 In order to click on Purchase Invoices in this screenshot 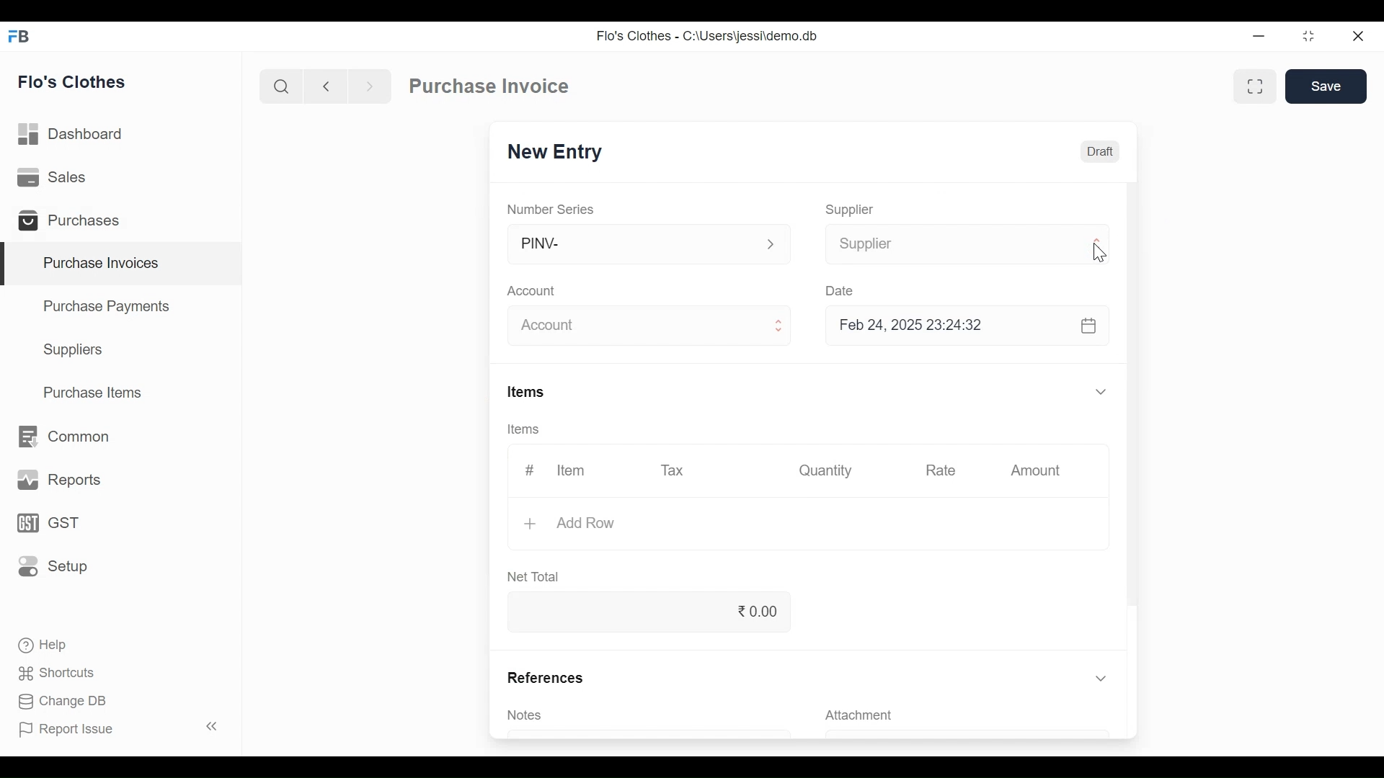, I will do `click(123, 264)`.